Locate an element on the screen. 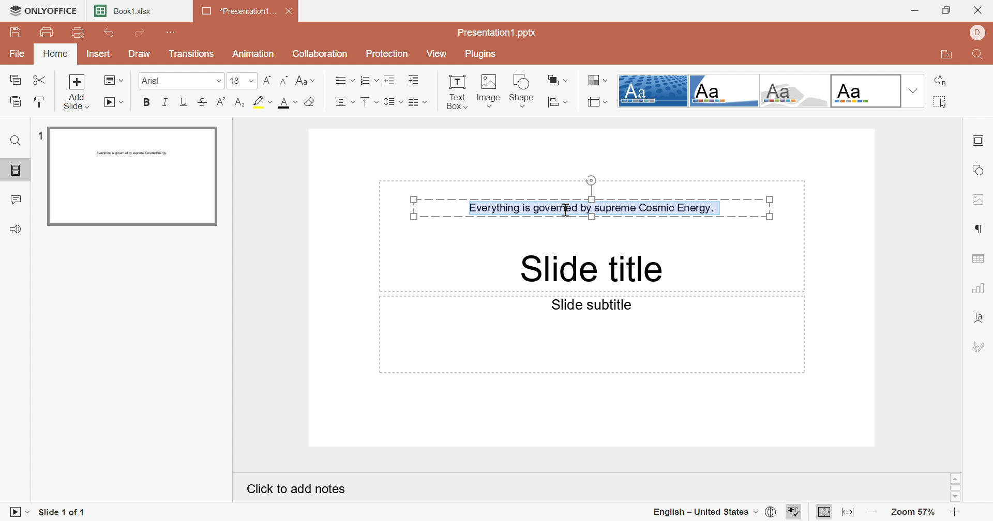  Transitions is located at coordinates (192, 53).